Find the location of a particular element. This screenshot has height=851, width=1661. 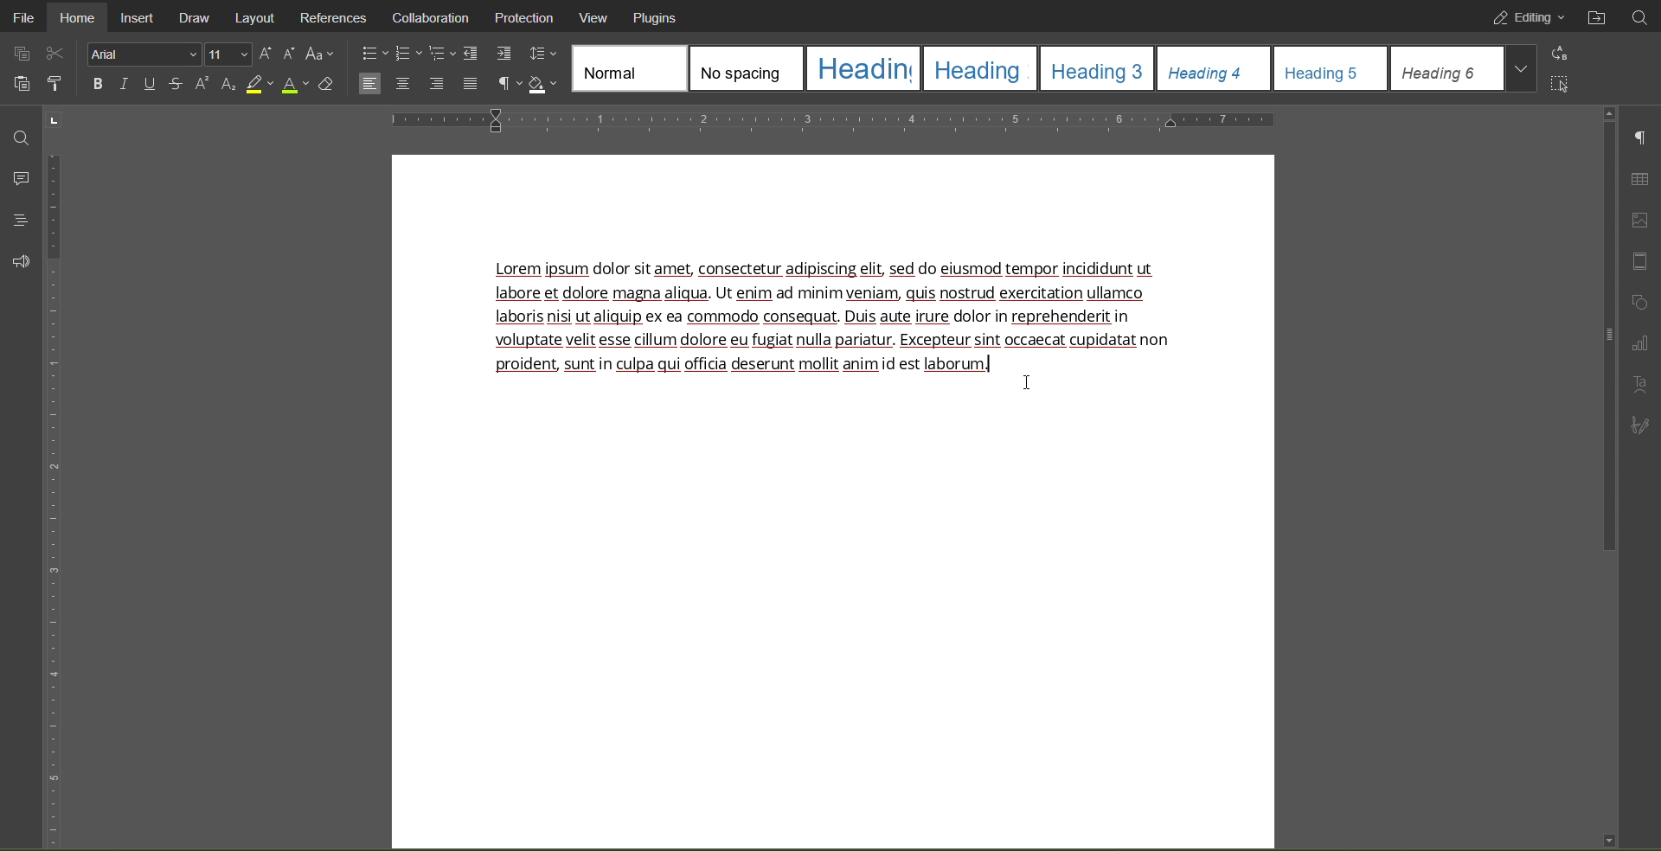

Erase is located at coordinates (327, 86).